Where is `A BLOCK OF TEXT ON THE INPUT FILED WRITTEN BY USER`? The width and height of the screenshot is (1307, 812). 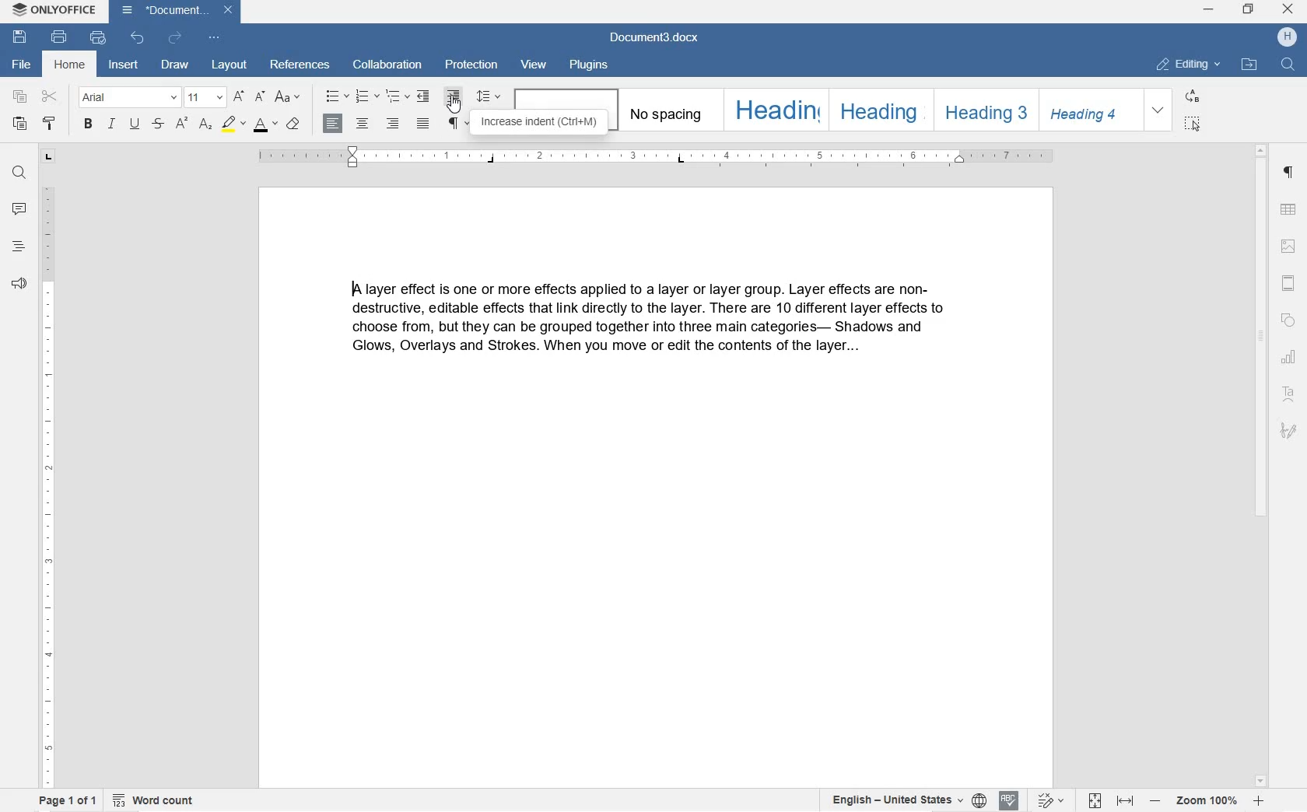
A BLOCK OF TEXT ON THE INPUT FILED WRITTEN BY USER is located at coordinates (661, 327).